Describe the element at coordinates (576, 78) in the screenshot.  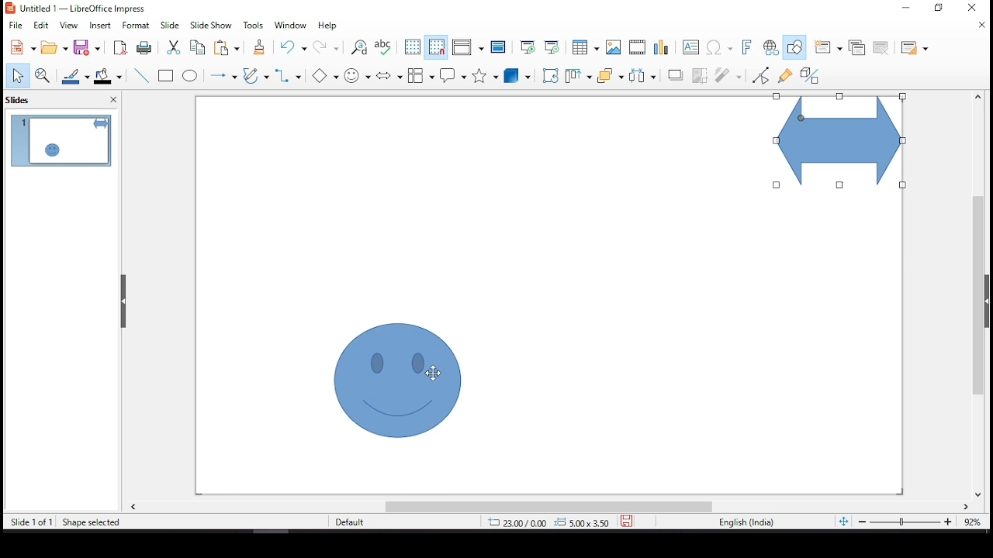
I see `align objects` at that location.